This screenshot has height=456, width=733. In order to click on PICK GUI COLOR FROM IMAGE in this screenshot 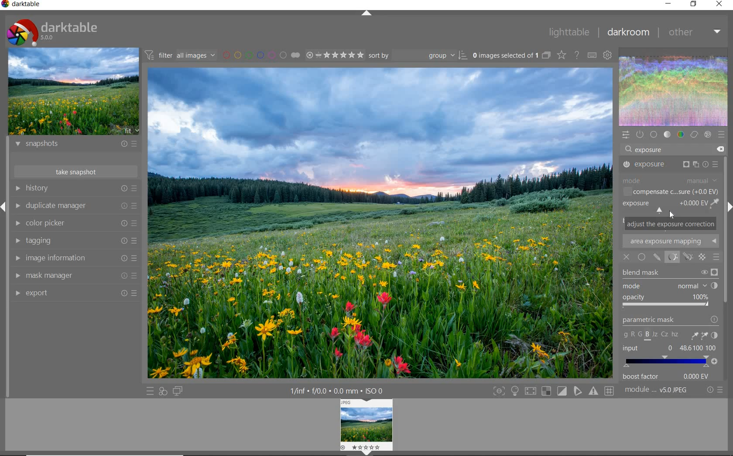, I will do `click(716, 204)`.